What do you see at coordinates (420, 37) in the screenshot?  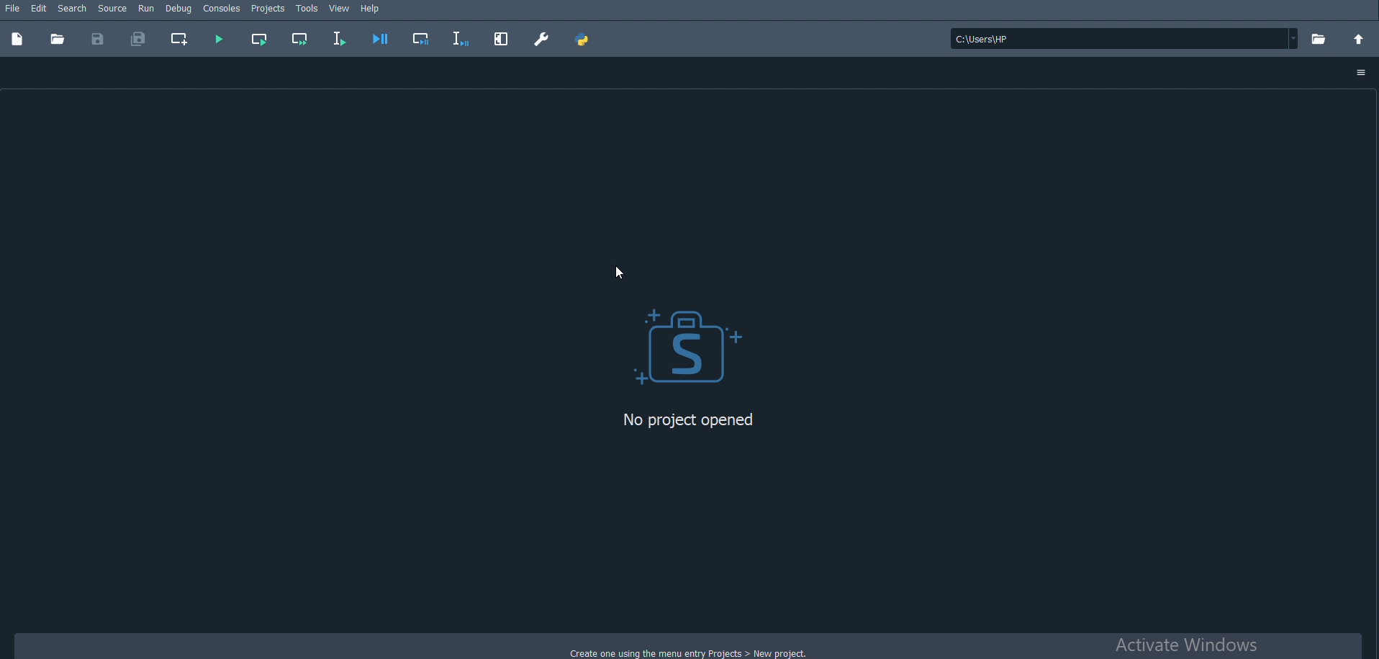 I see `Debug cell` at bounding box center [420, 37].